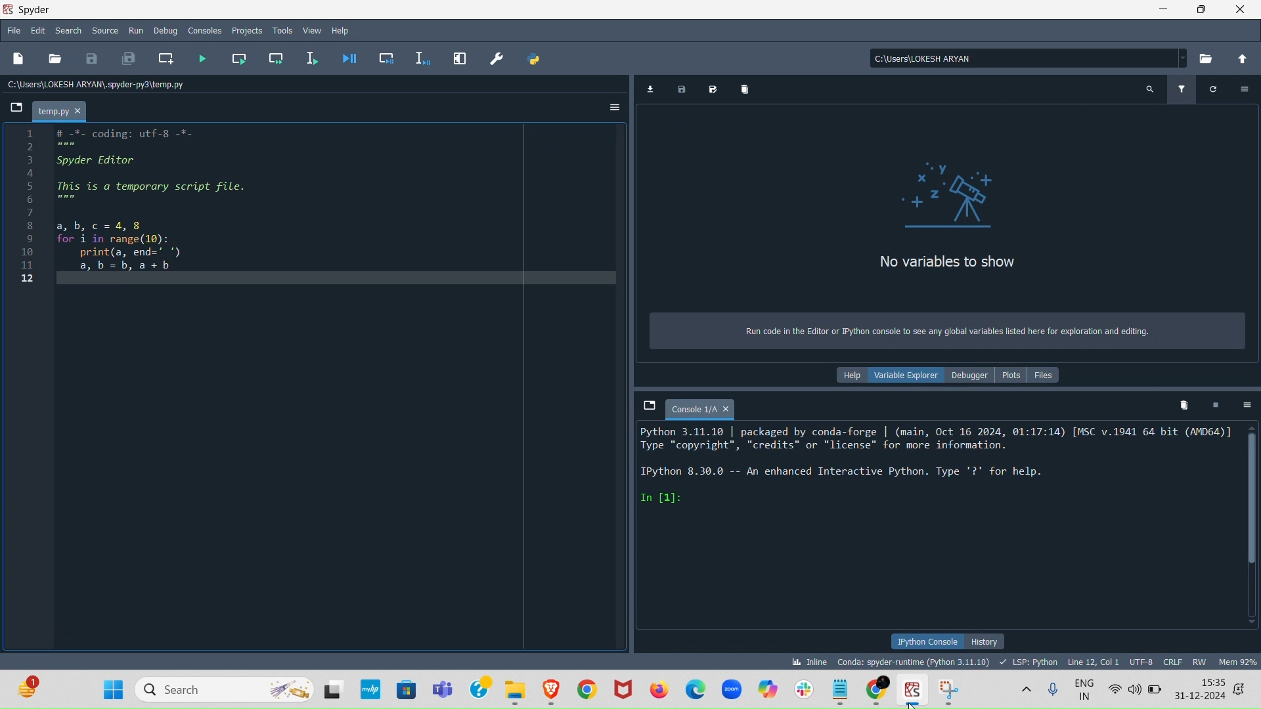  What do you see at coordinates (942, 335) in the screenshot?
I see `Text` at bounding box center [942, 335].